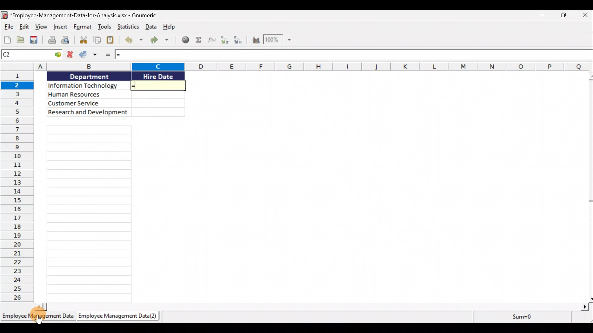 This screenshot has height=333, width=593. What do you see at coordinates (186, 39) in the screenshot?
I see `Insert hyperlink` at bounding box center [186, 39].